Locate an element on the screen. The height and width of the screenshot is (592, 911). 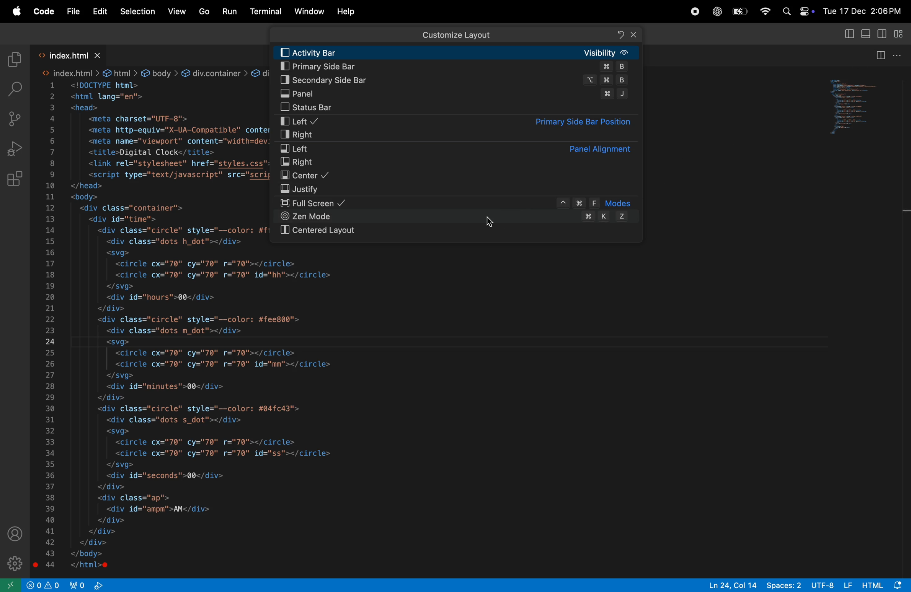
window is located at coordinates (309, 13).